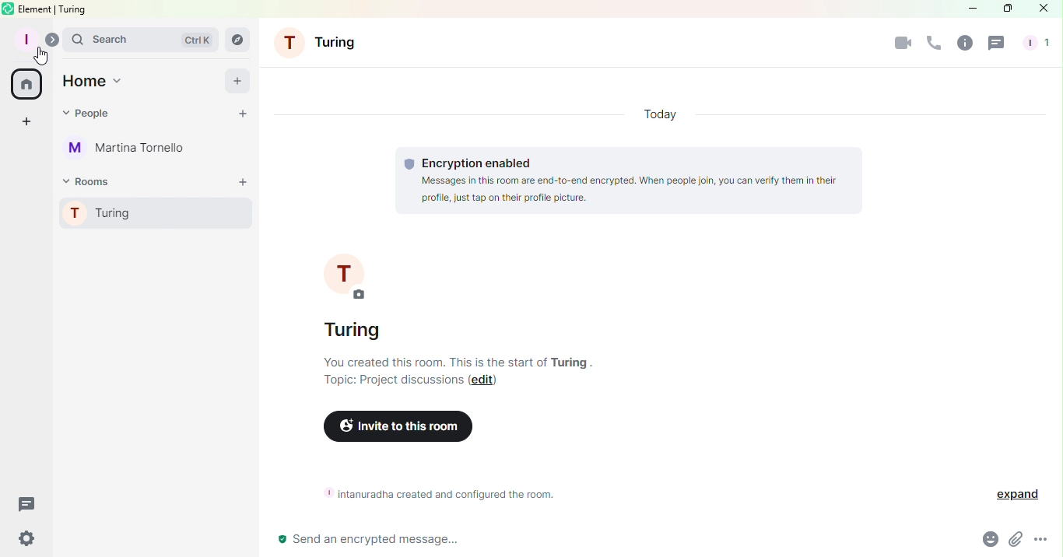  Describe the element at coordinates (26, 541) in the screenshot. I see `Quick settings` at that location.